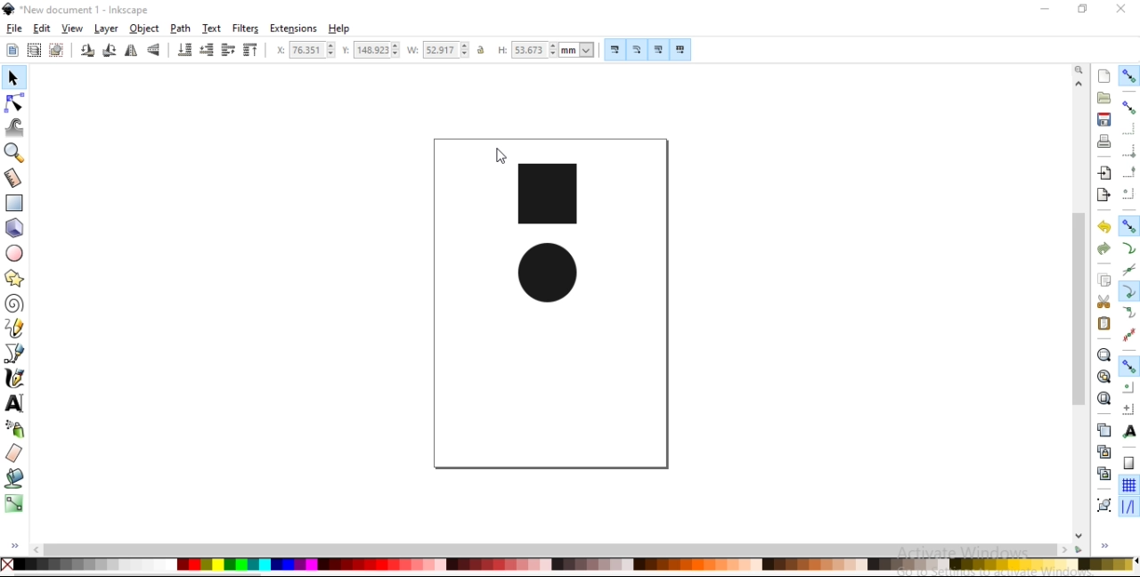  Describe the element at coordinates (184, 51) in the screenshot. I see `lower selection to bottom` at that location.